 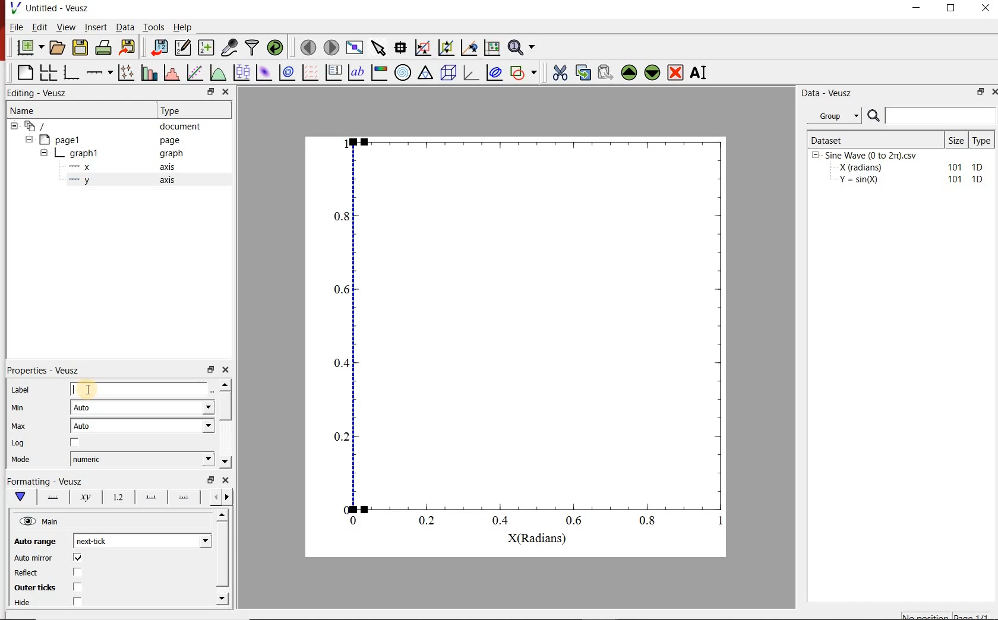 What do you see at coordinates (211, 480) in the screenshot?
I see `Min/Max` at bounding box center [211, 480].